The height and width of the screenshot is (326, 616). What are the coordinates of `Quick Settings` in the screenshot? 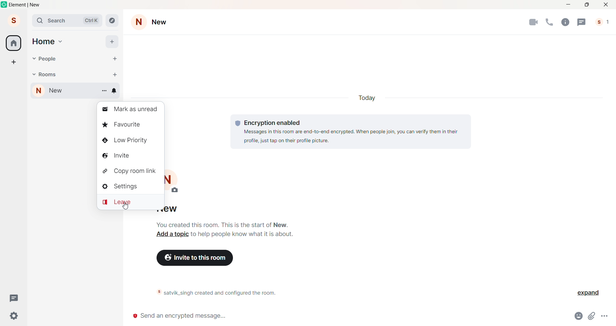 It's located at (15, 315).